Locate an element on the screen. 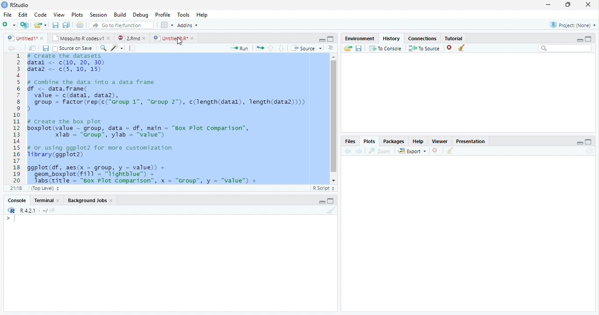 The image size is (599, 315). Plots is located at coordinates (369, 141).